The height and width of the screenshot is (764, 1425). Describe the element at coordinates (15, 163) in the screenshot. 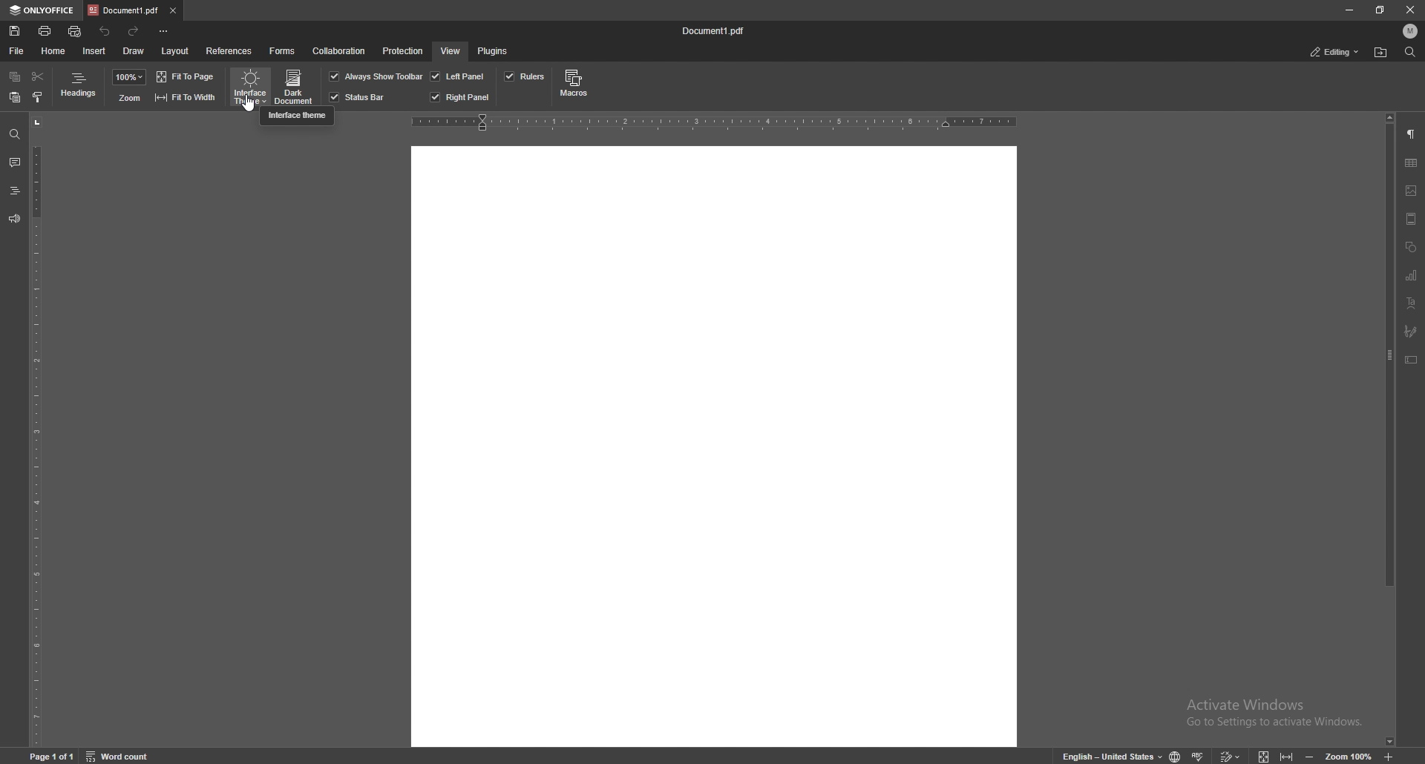

I see `comment` at that location.